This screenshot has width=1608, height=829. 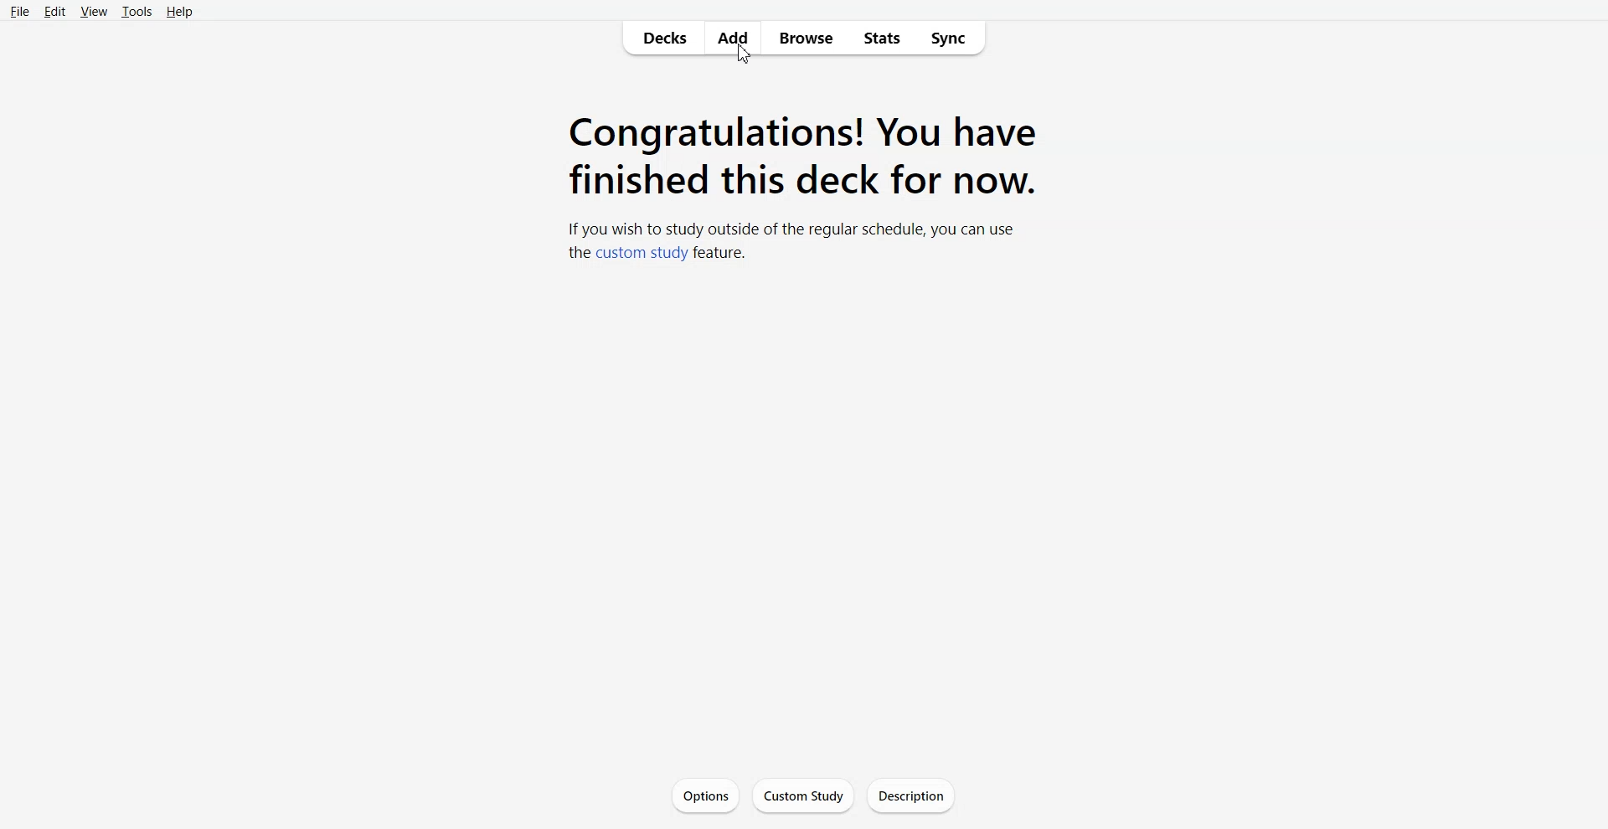 I want to click on cursor, so click(x=742, y=54).